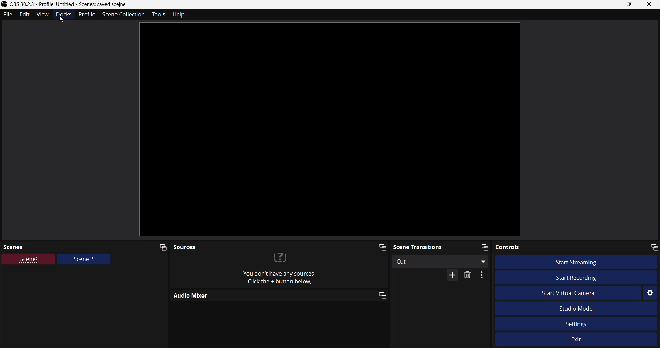  Describe the element at coordinates (87, 14) in the screenshot. I see `Profile` at that location.